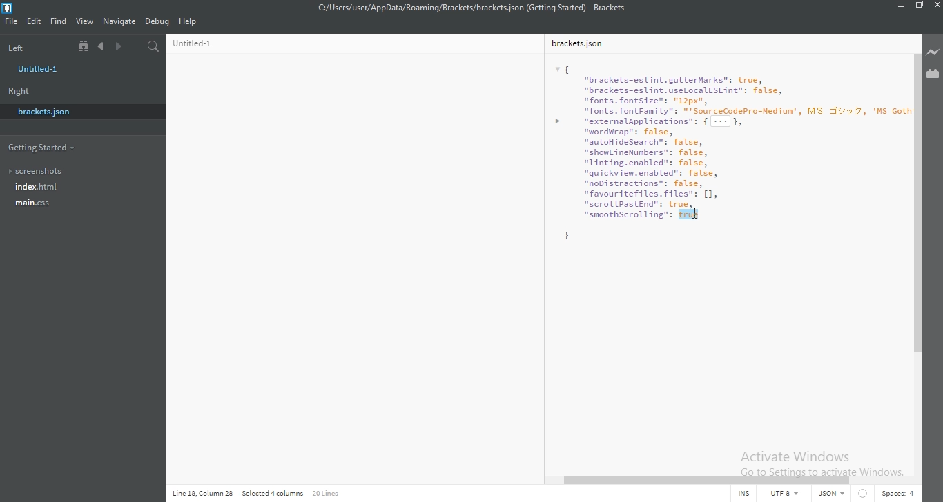 The width and height of the screenshot is (943, 502). Describe the element at coordinates (903, 495) in the screenshot. I see `Spaces:4` at that location.